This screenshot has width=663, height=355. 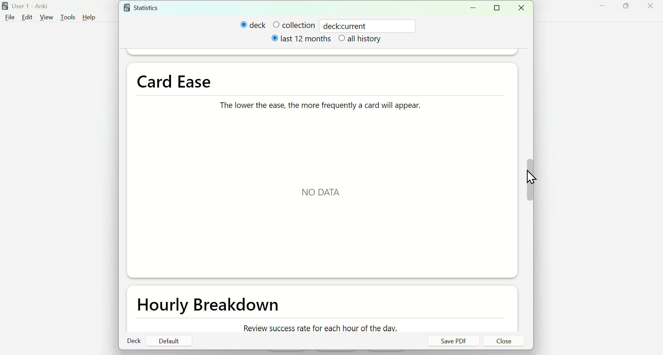 What do you see at coordinates (317, 103) in the screenshot?
I see `The lower the ease, the more frequently a card will appear.` at bounding box center [317, 103].